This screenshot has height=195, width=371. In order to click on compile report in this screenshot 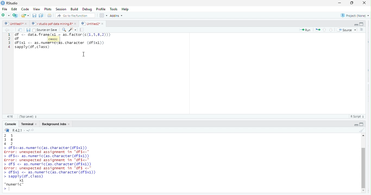, I will do `click(82, 30)`.